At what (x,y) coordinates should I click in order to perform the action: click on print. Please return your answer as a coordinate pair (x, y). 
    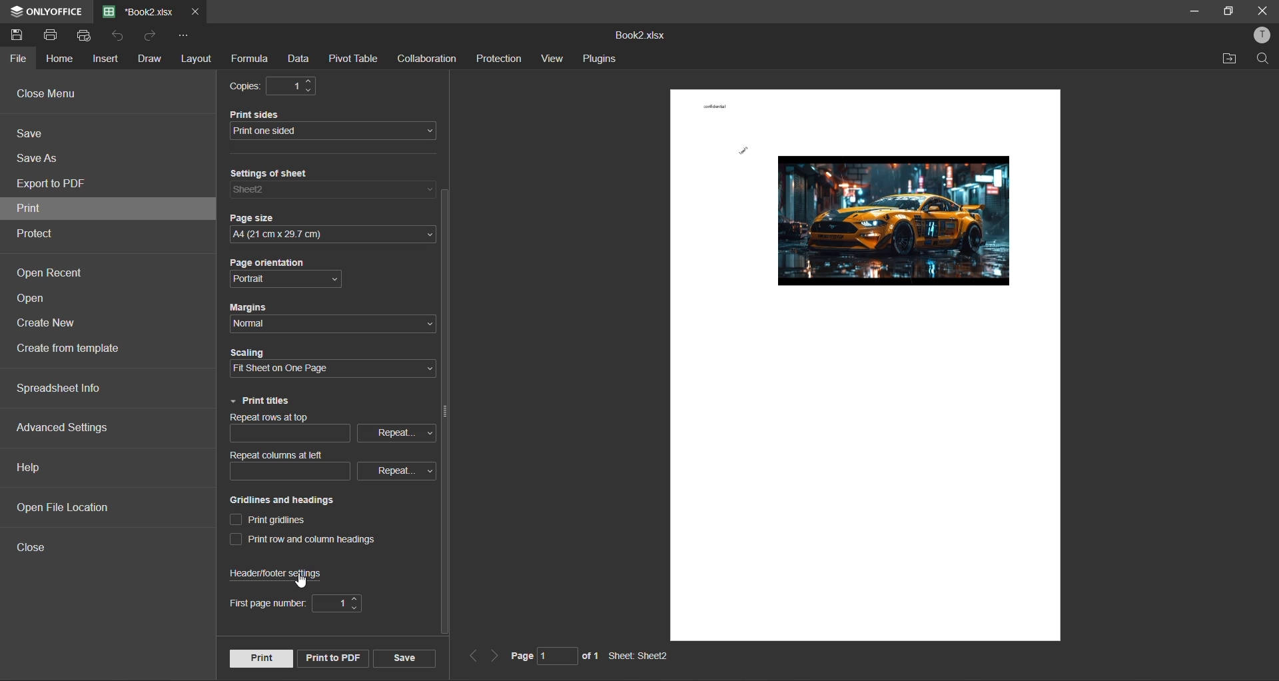
    Looking at the image, I should click on (29, 209).